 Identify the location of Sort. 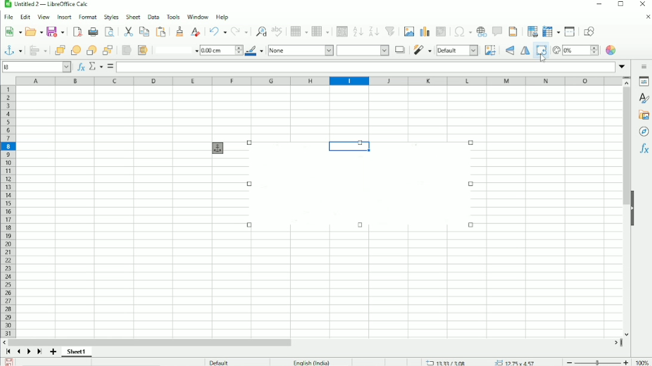
(342, 32).